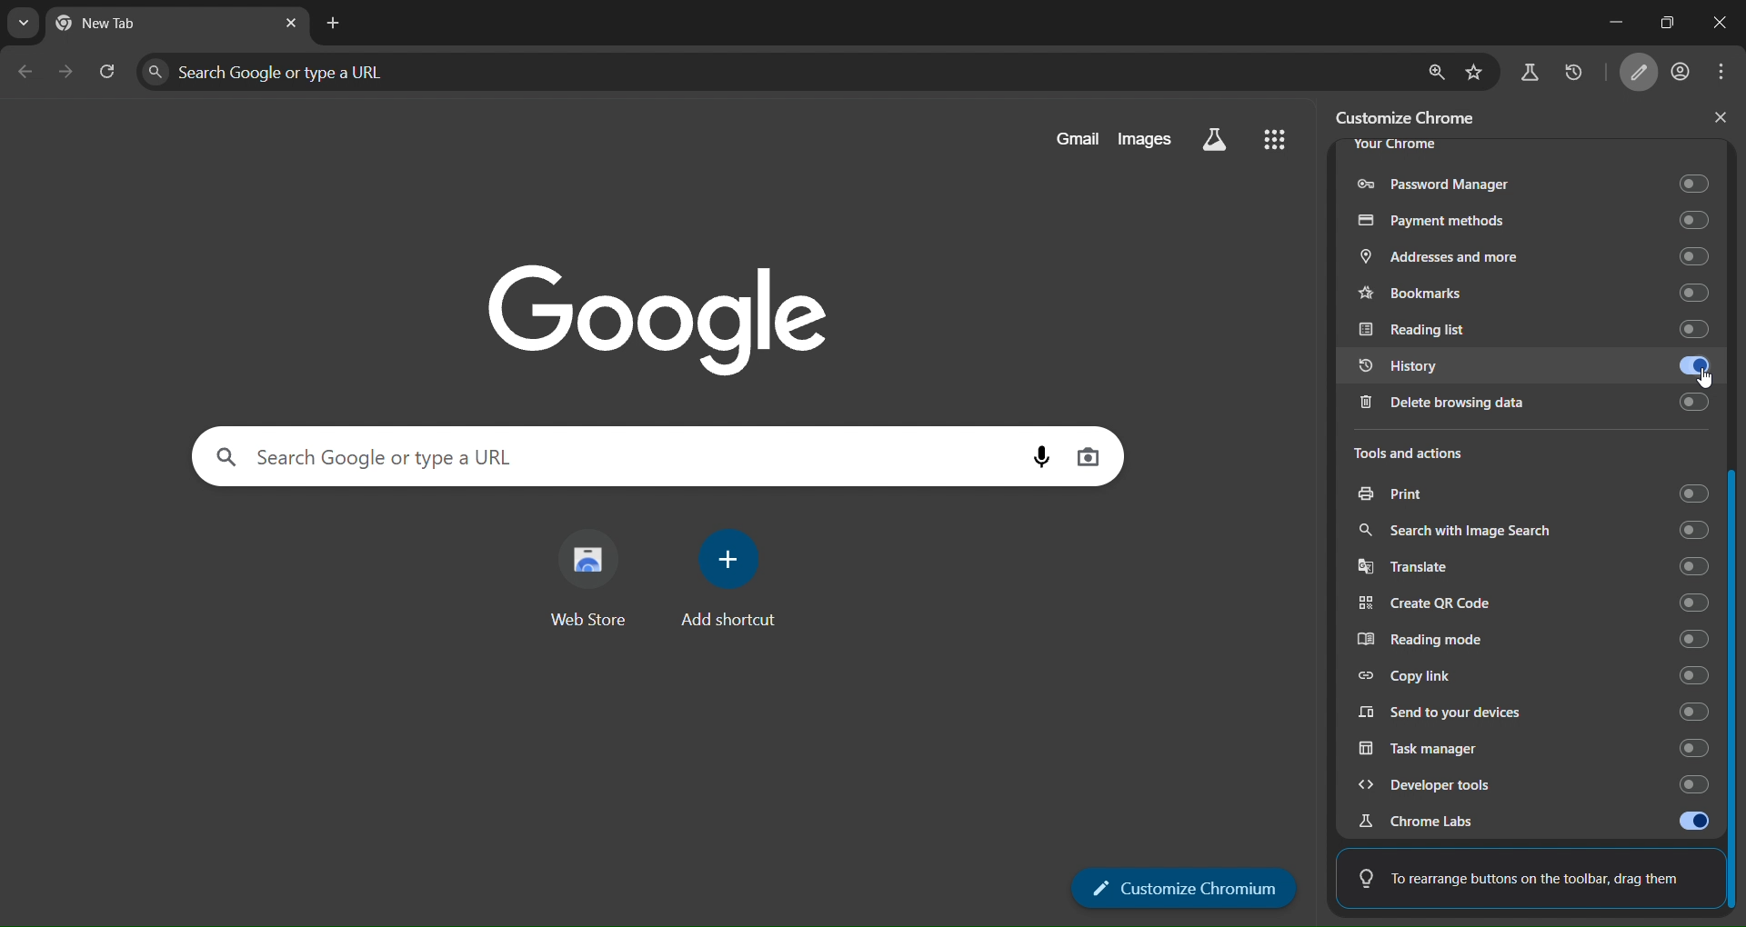  What do you see at coordinates (1533, 821) in the screenshot?
I see `chrome labs` at bounding box center [1533, 821].